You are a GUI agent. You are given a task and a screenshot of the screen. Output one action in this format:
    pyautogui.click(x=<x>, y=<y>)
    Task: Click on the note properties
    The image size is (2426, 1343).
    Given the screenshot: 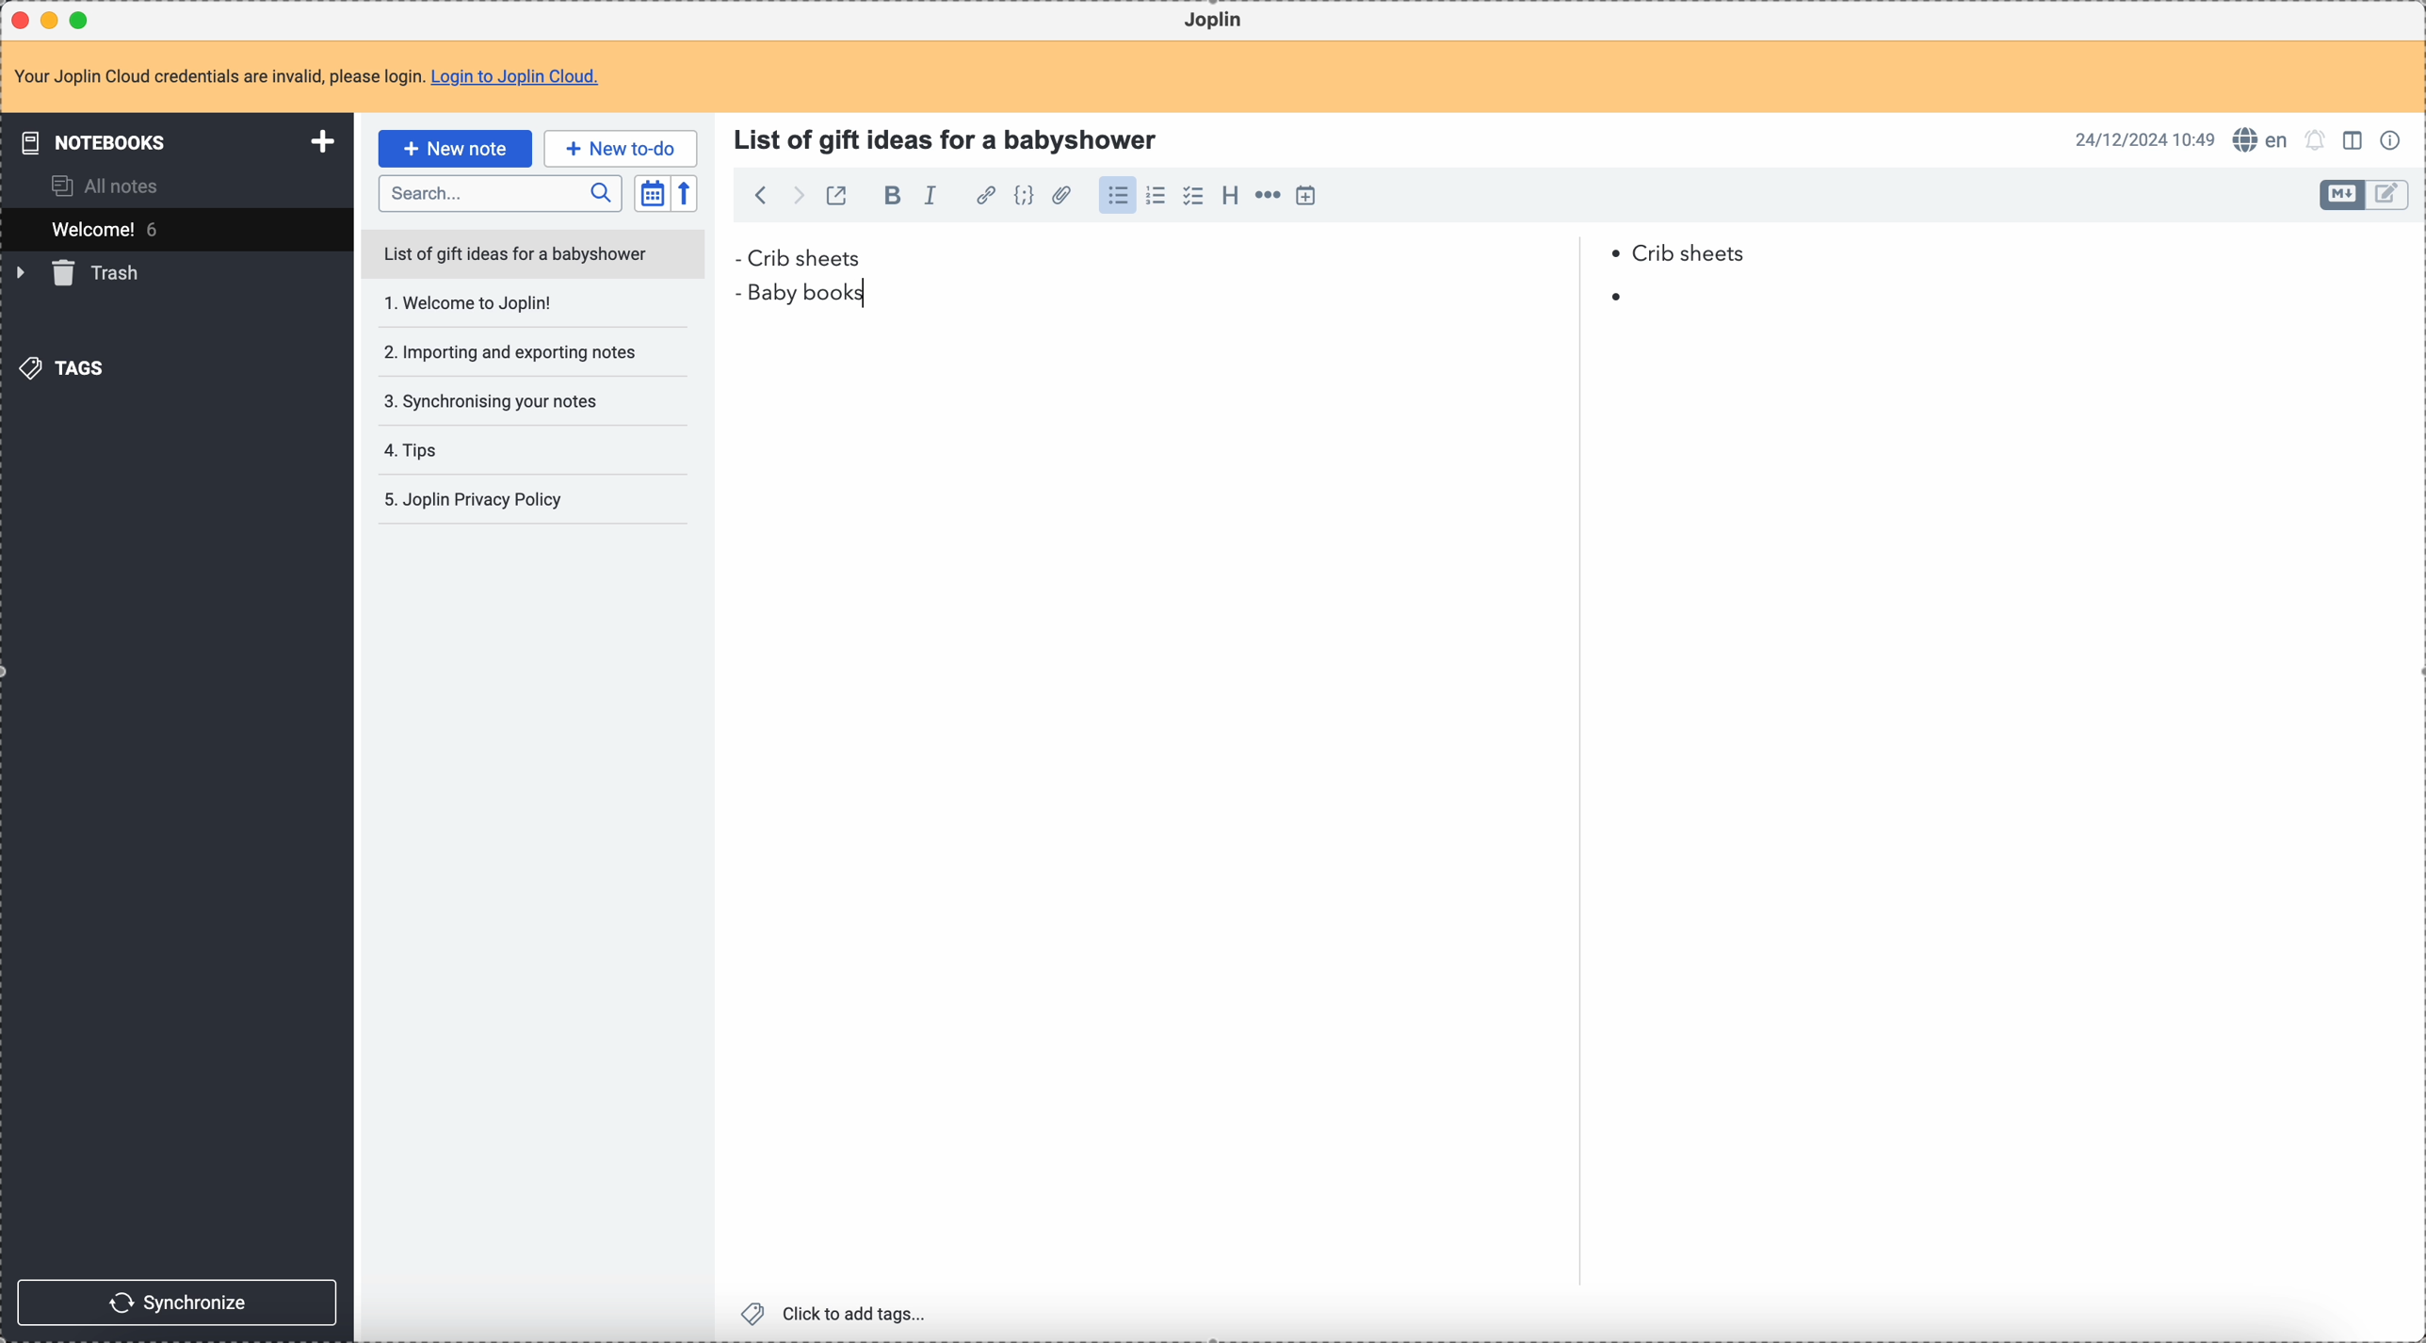 What is the action you would take?
    pyautogui.click(x=2394, y=138)
    